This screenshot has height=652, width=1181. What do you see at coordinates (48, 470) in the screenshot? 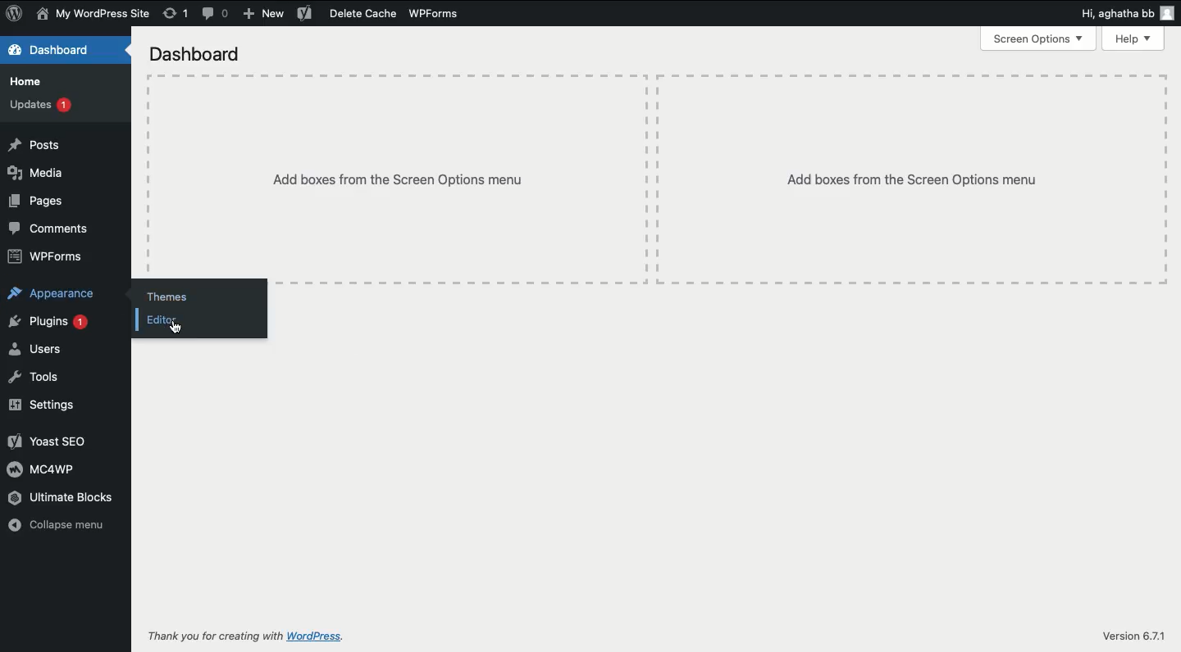
I see `MC4wp` at bounding box center [48, 470].